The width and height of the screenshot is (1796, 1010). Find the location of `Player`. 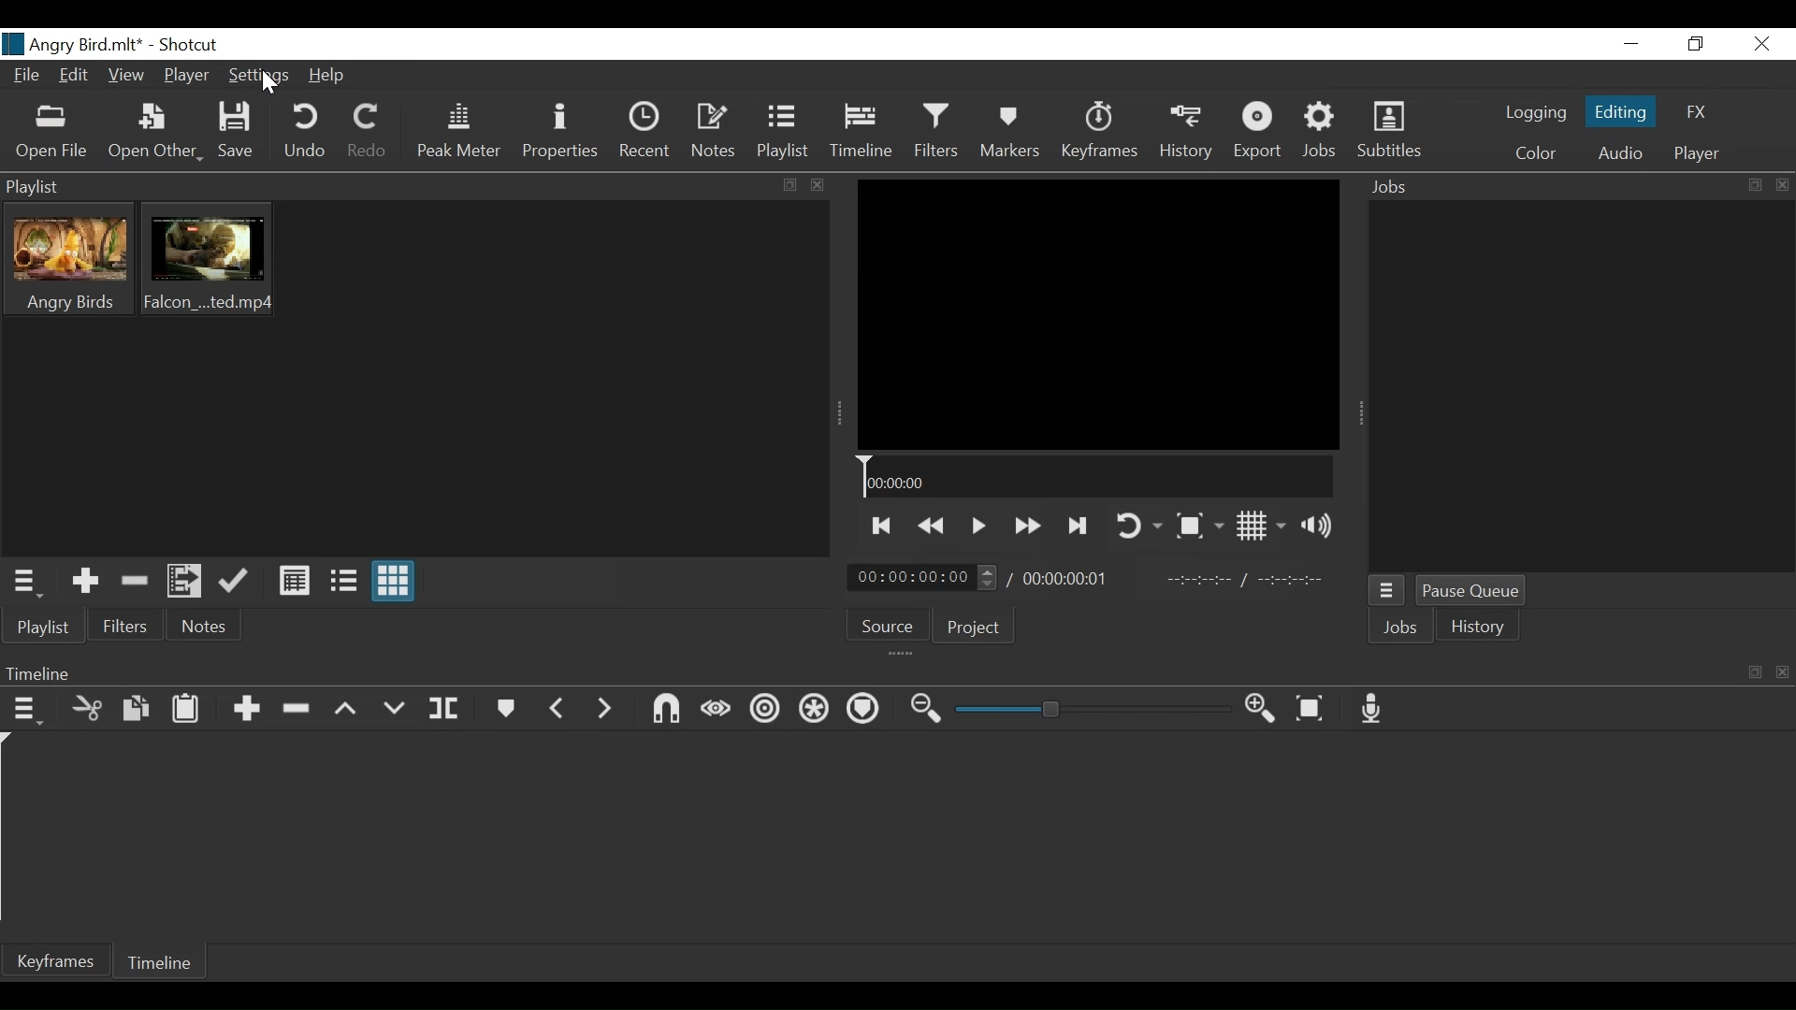

Player is located at coordinates (184, 77).